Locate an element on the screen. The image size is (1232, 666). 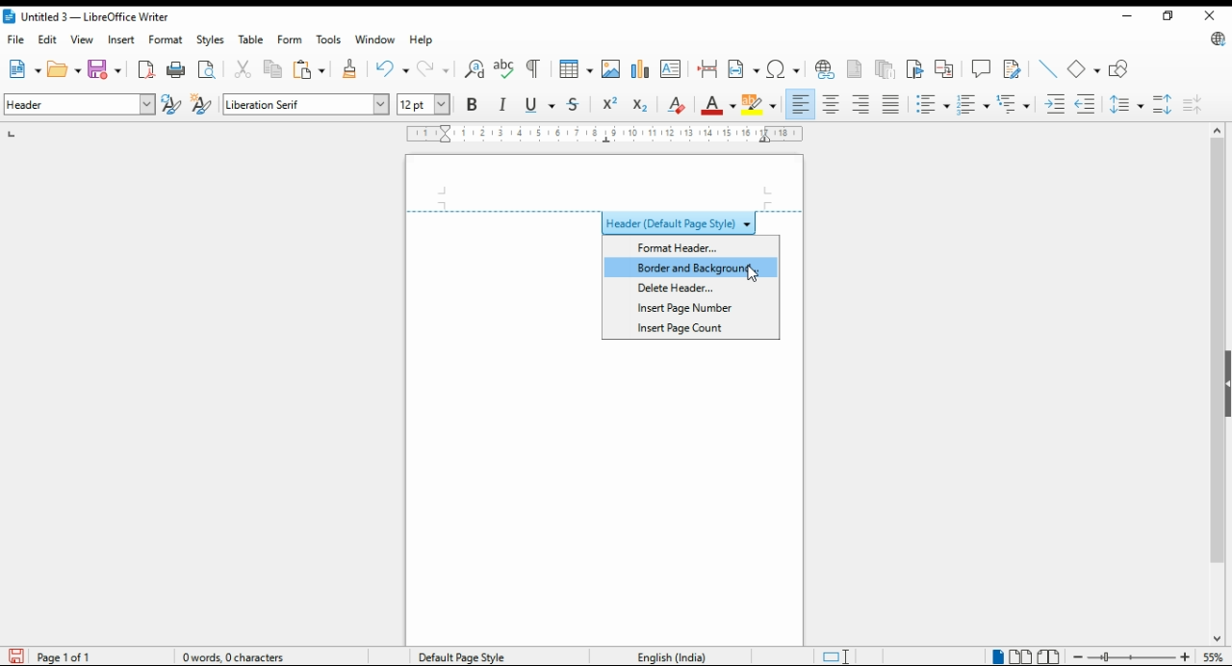
update selected style is located at coordinates (172, 104).